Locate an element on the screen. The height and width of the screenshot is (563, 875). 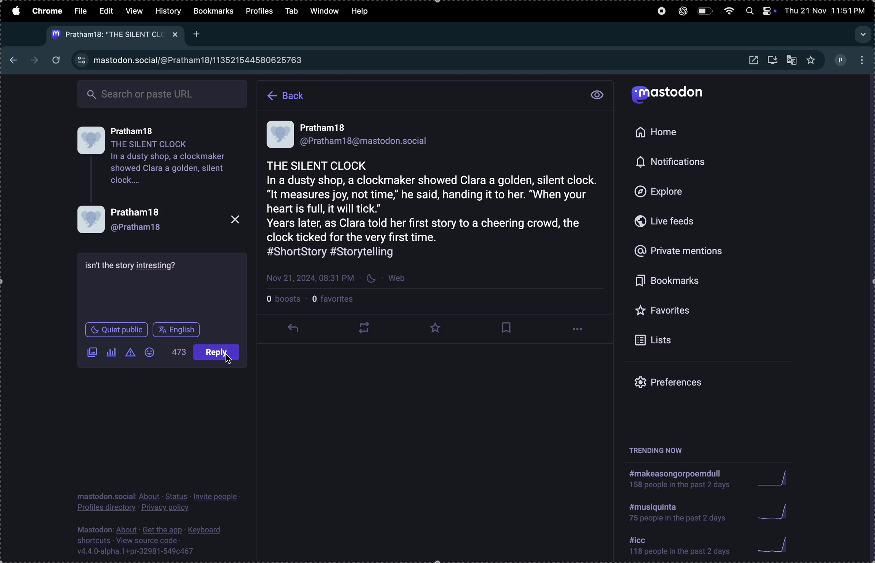
options is located at coordinates (580, 331).